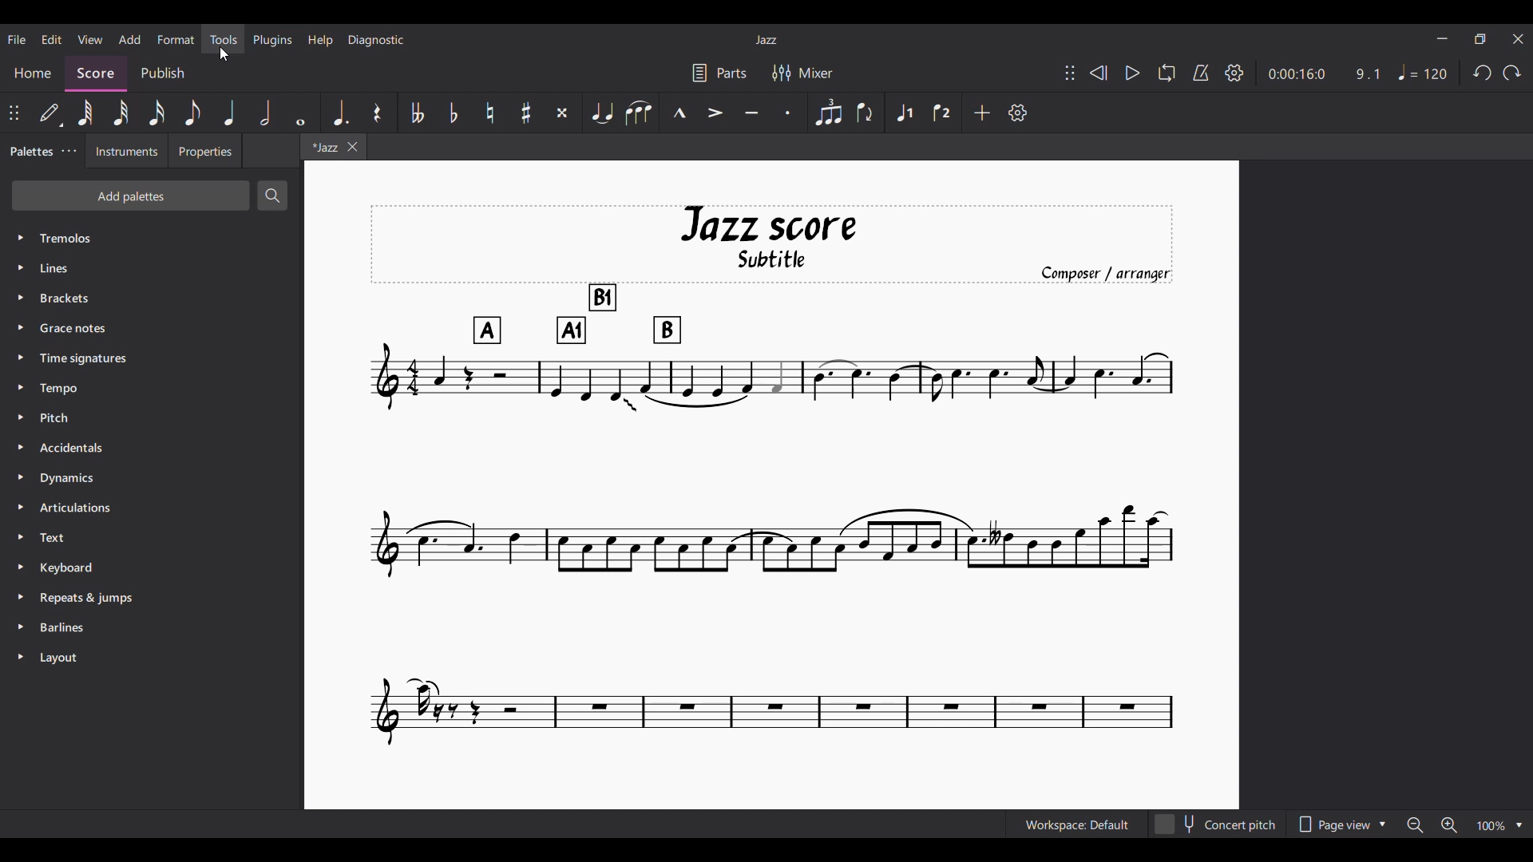 This screenshot has height=862, width=1533. I want to click on Zoom options, so click(1500, 824).